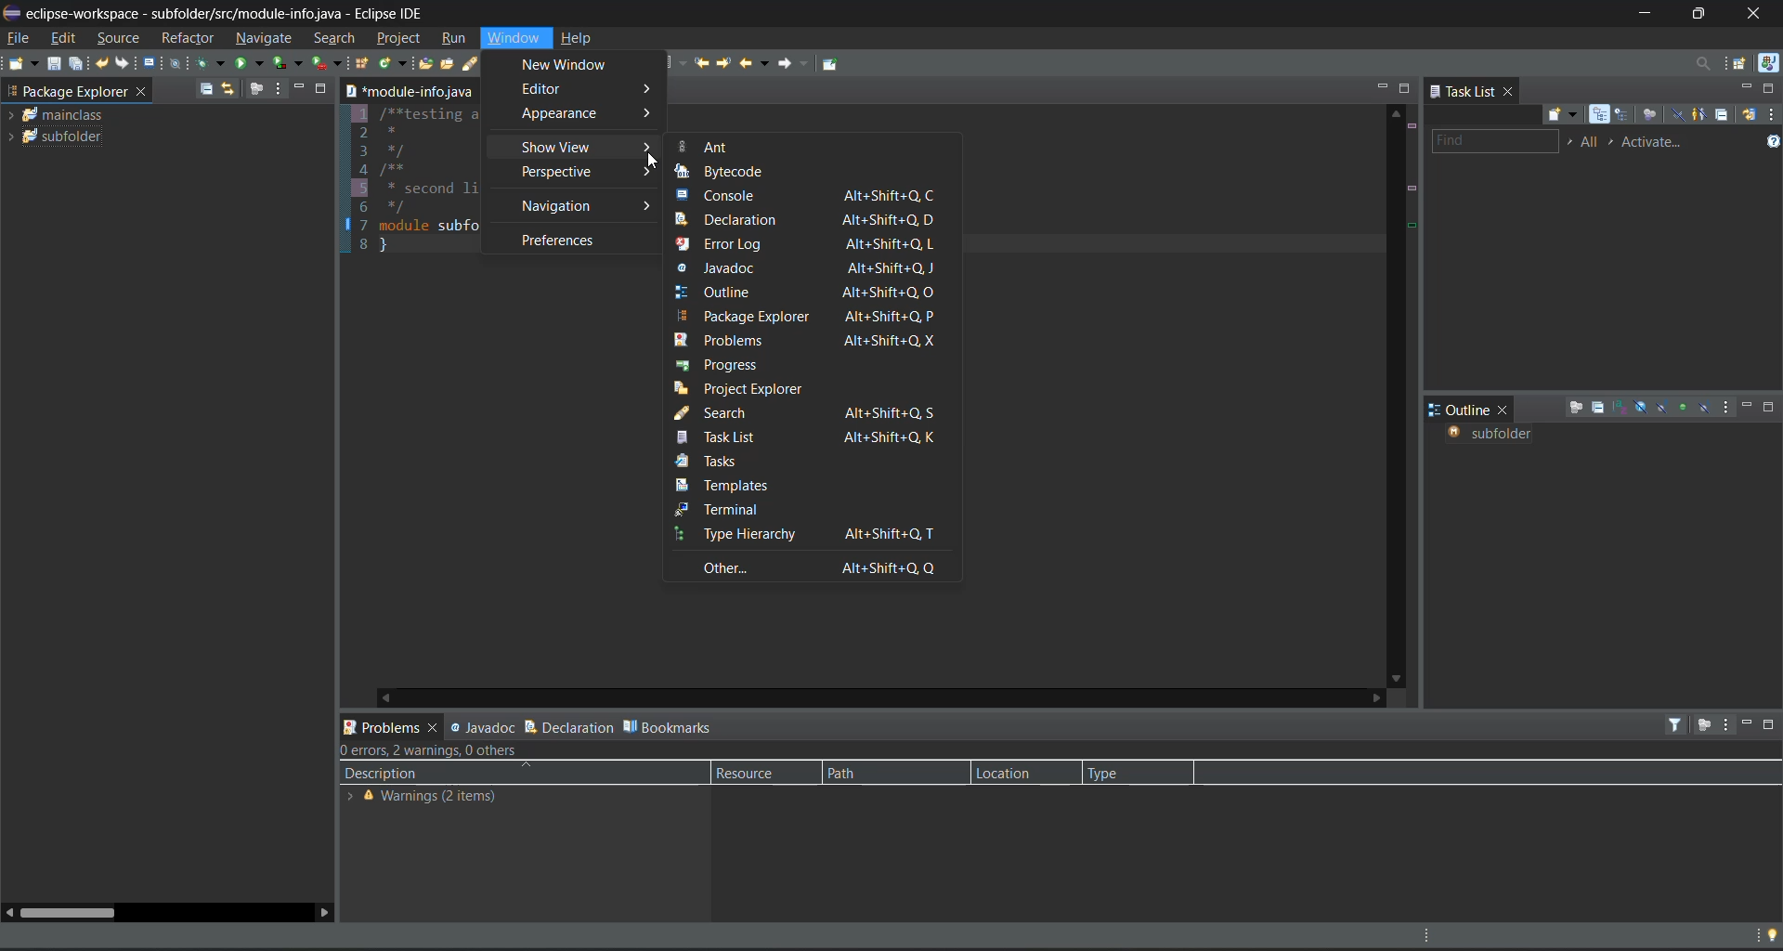 This screenshot has height=951, width=1783. Describe the element at coordinates (56, 64) in the screenshot. I see `save` at that location.